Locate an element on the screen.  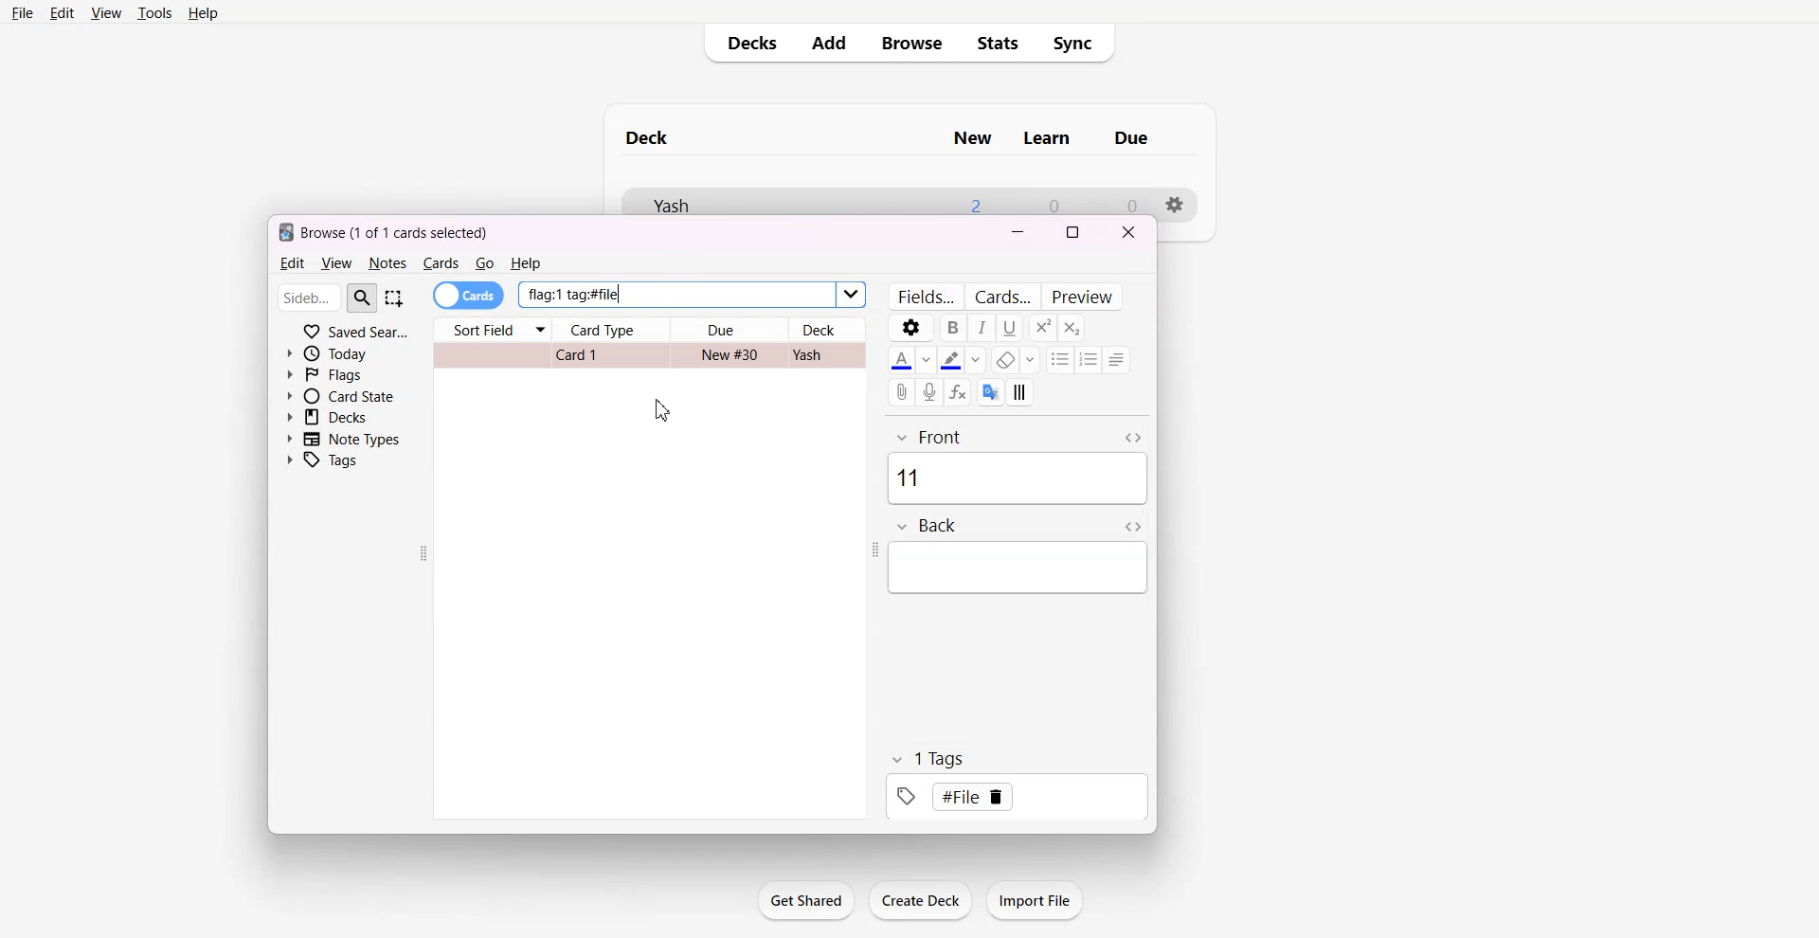
Notes is located at coordinates (387, 263).